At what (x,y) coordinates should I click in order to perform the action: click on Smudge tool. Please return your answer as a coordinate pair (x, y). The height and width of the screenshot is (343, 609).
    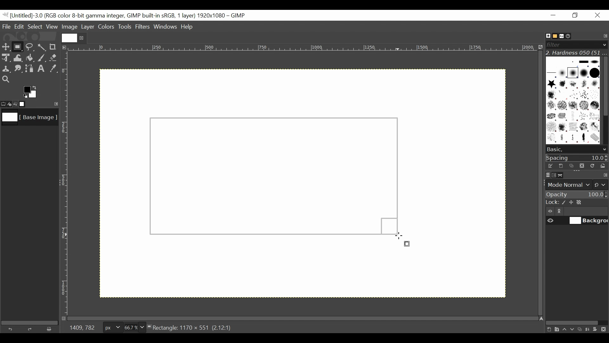
    Looking at the image, I should click on (19, 69).